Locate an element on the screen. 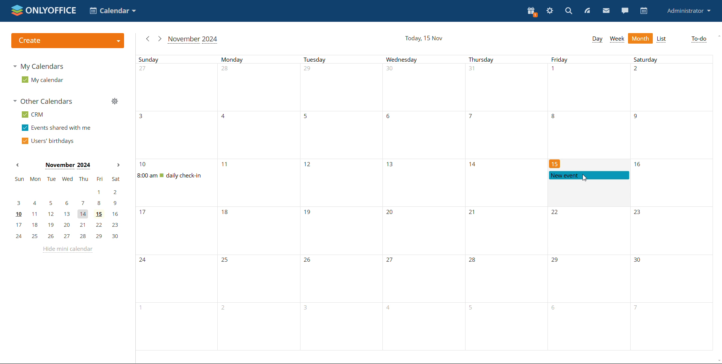 Image resolution: width=722 pixels, height=364 pixels. current month is located at coordinates (67, 166).